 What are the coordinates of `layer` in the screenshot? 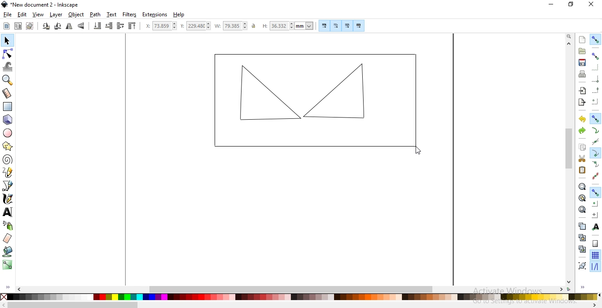 It's located at (56, 15).